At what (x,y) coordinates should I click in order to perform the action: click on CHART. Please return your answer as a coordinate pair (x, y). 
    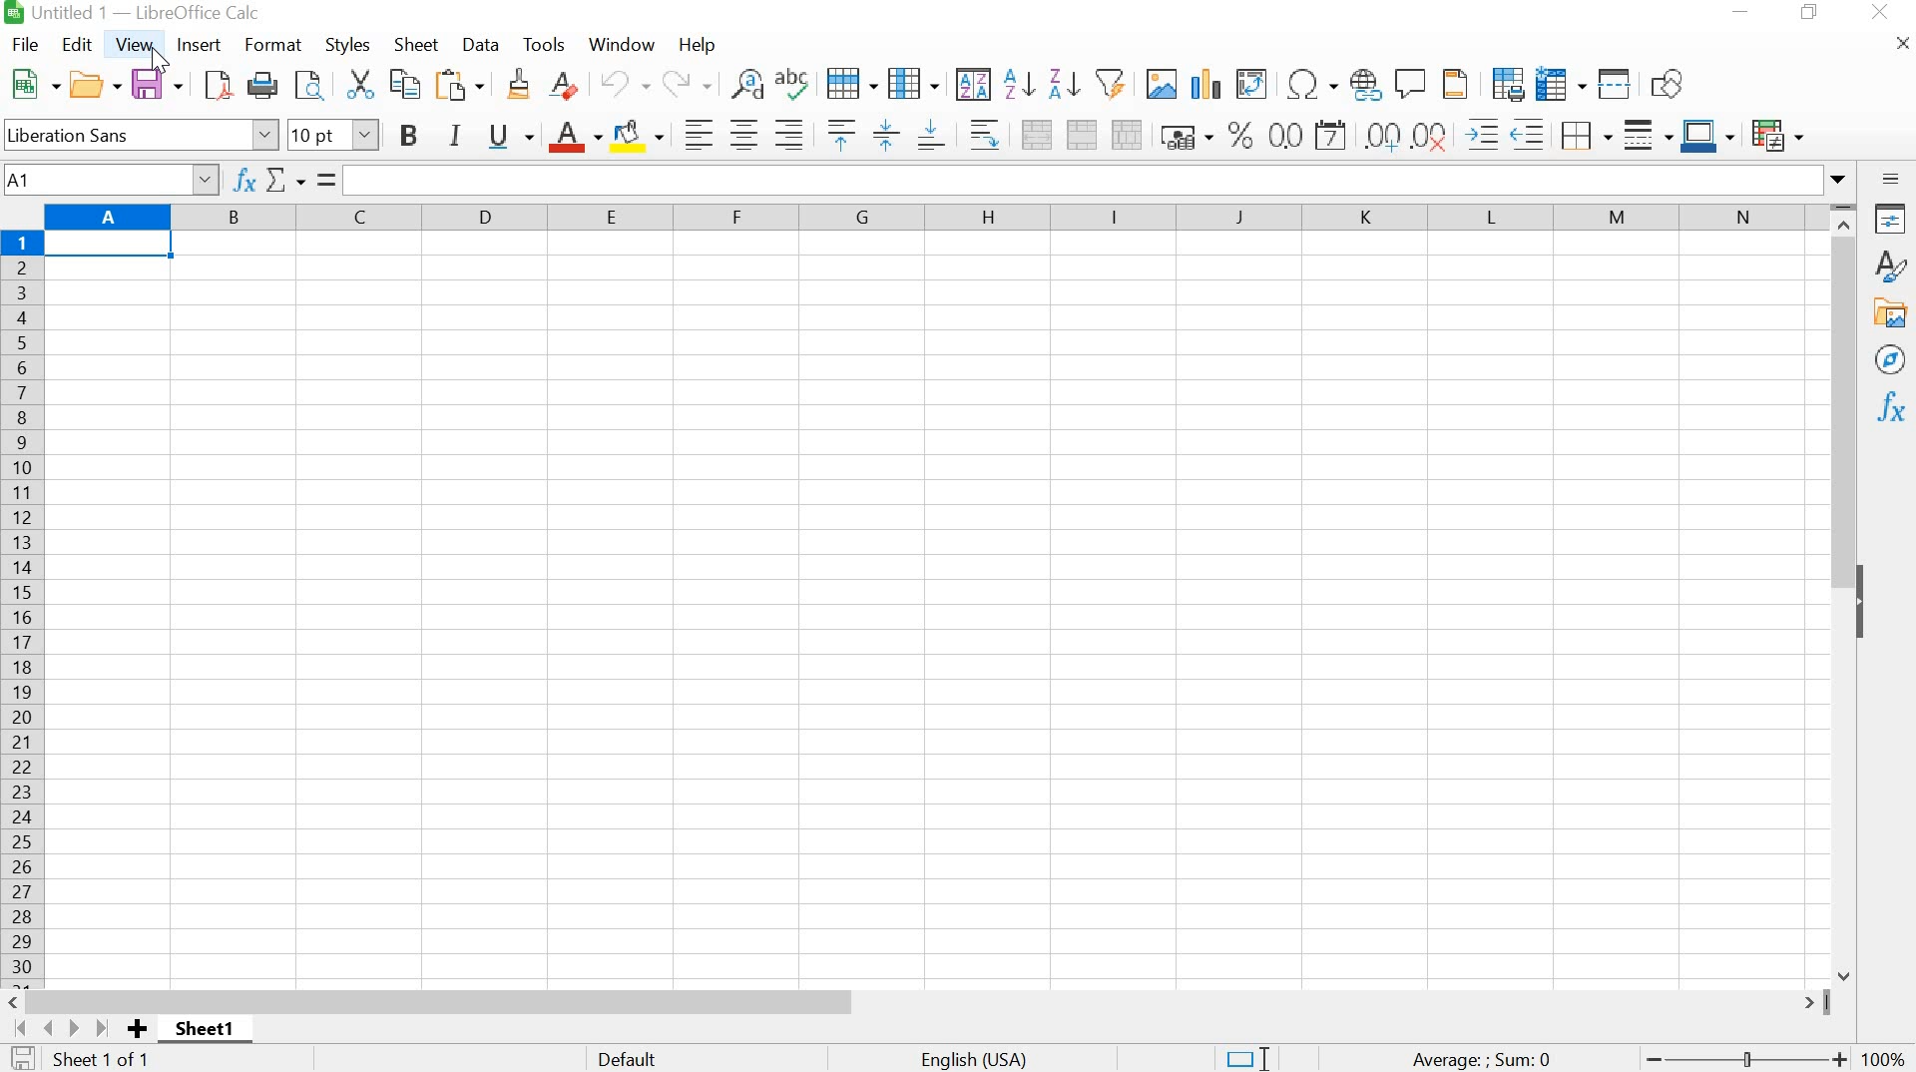
    Looking at the image, I should click on (1203, 84).